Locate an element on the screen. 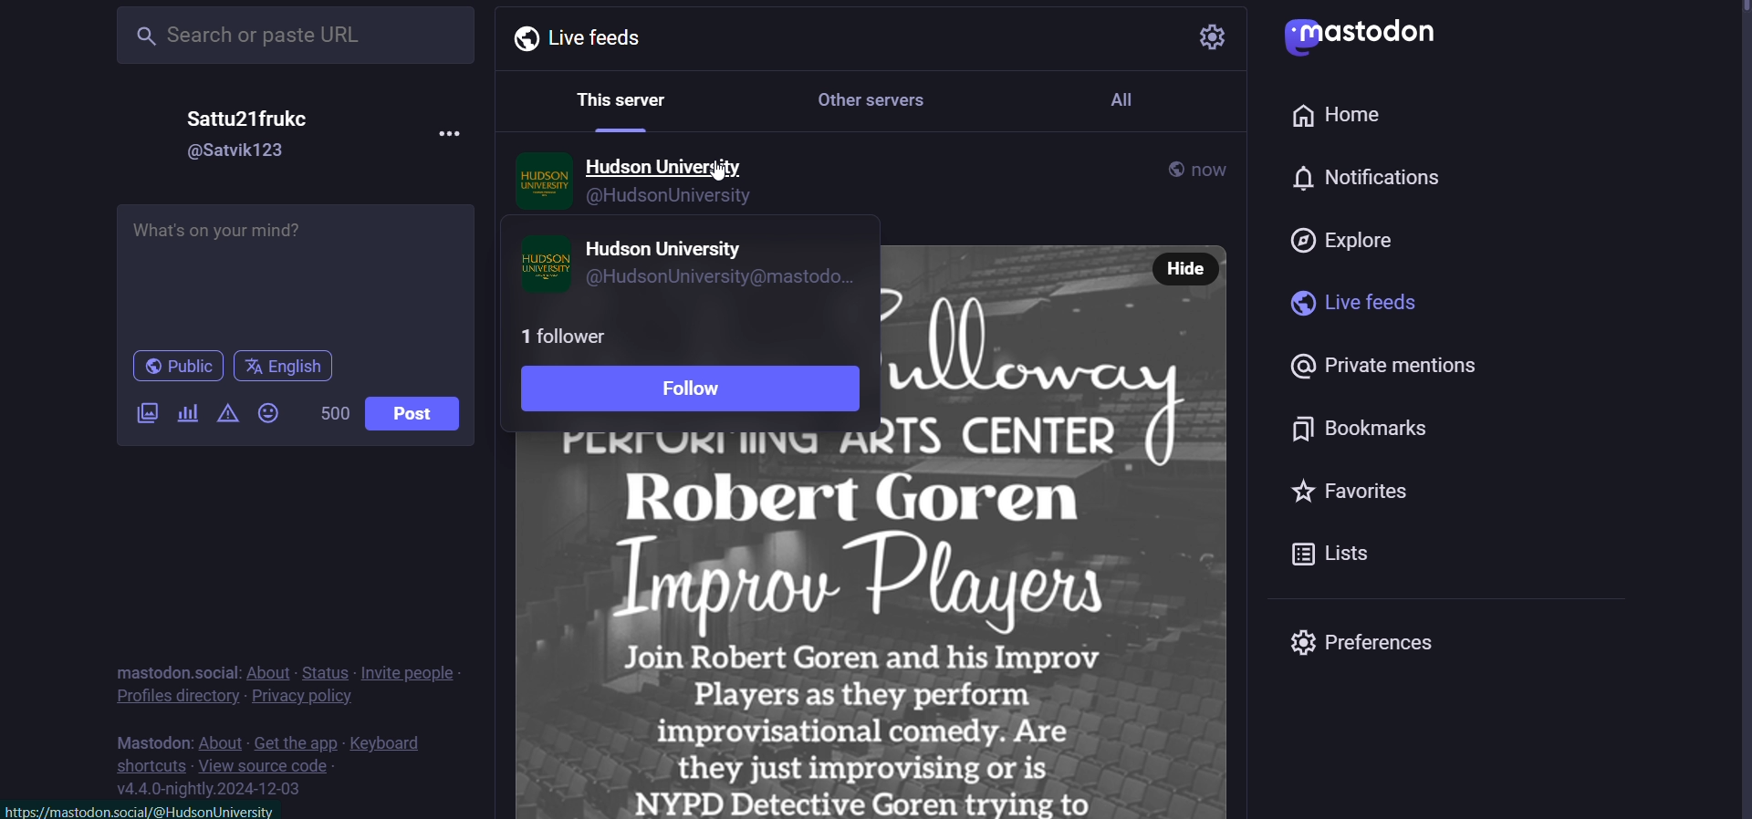  explore is located at coordinates (1345, 244).